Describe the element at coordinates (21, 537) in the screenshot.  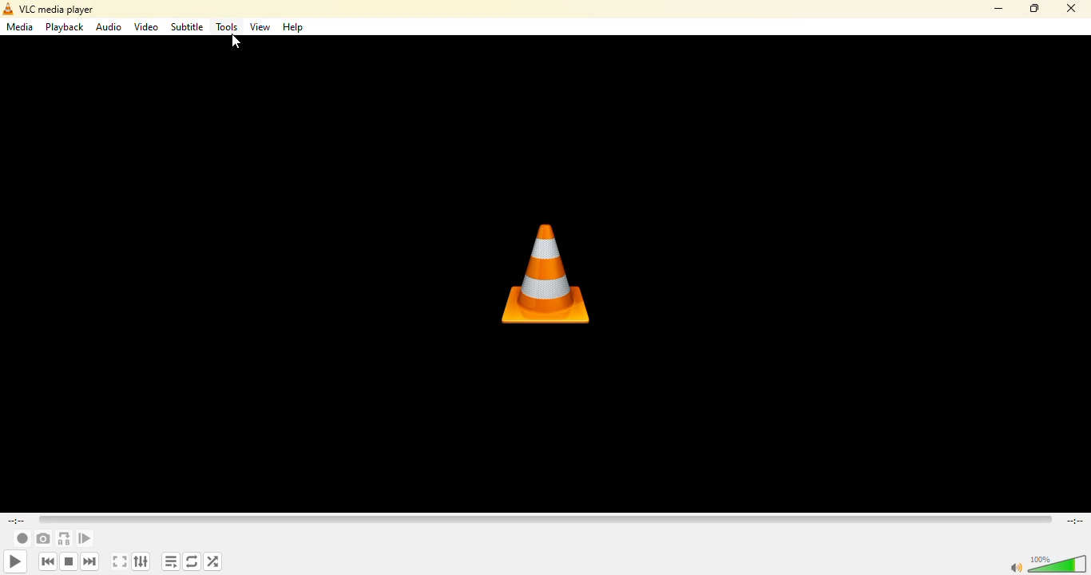
I see `record` at that location.